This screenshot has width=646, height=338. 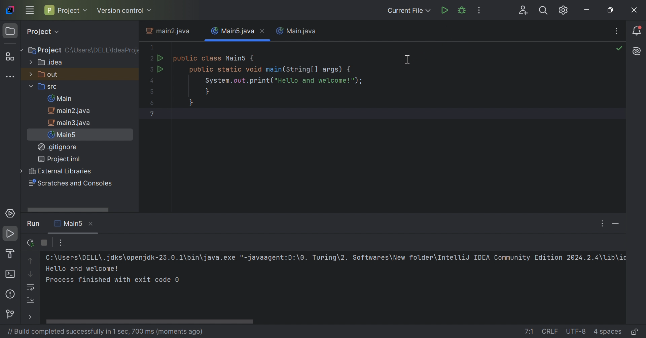 What do you see at coordinates (11, 235) in the screenshot?
I see `Run` at bounding box center [11, 235].